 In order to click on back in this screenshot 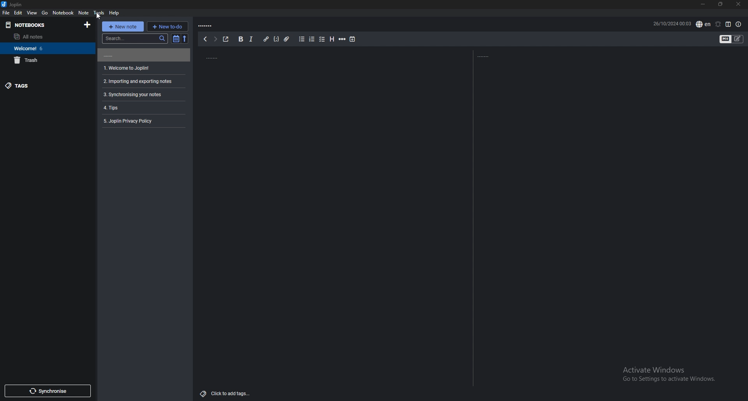, I will do `click(205, 39)`.